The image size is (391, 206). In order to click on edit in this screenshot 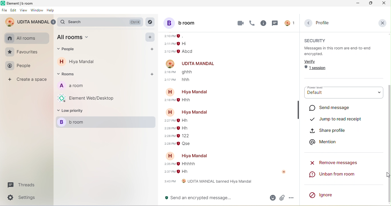, I will do `click(13, 10)`.